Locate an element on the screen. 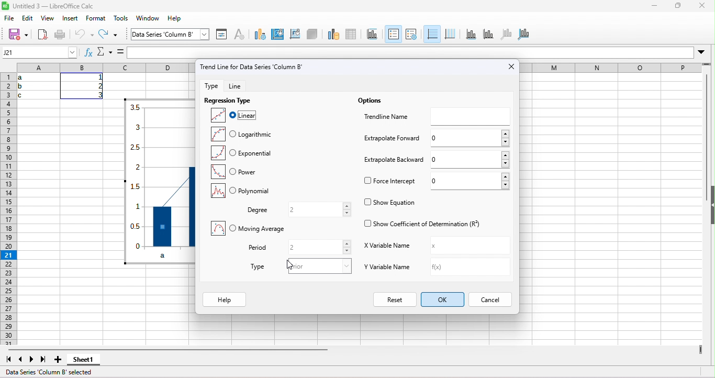 Image resolution: width=715 pixels, height=378 pixels. new sheet is located at coordinates (61, 361).